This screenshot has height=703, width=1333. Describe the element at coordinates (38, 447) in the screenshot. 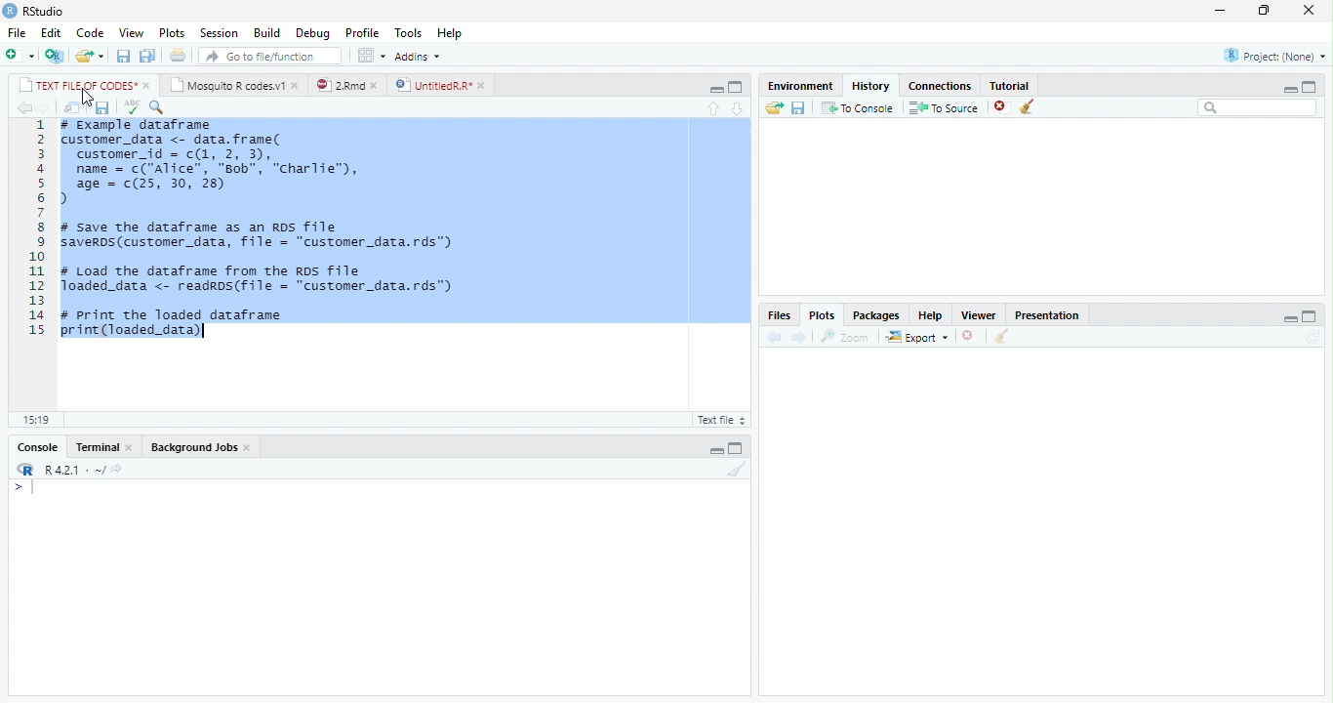

I see `Console` at that location.